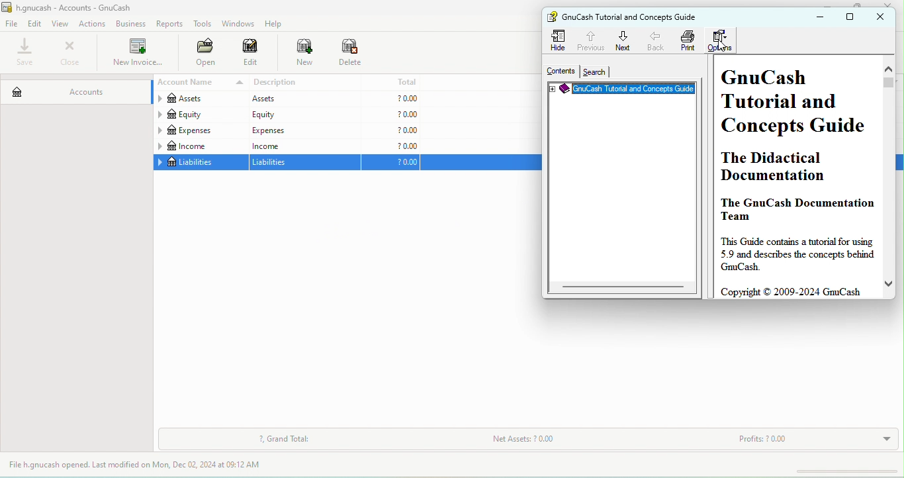  I want to click on view, so click(62, 24).